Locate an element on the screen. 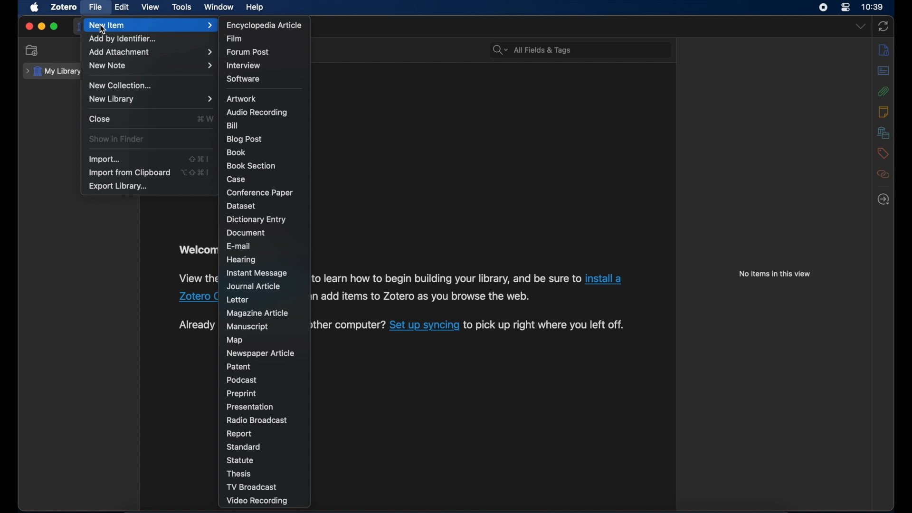  close is located at coordinates (101, 119).